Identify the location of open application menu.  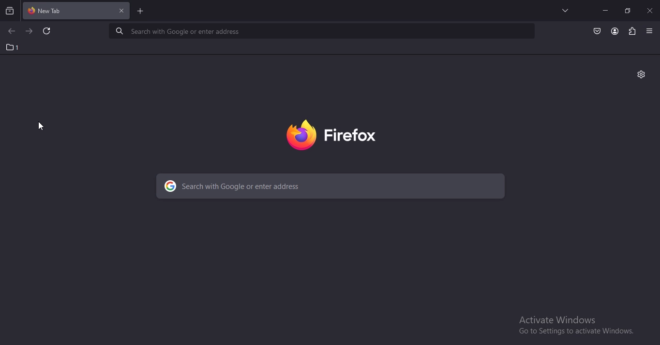
(649, 31).